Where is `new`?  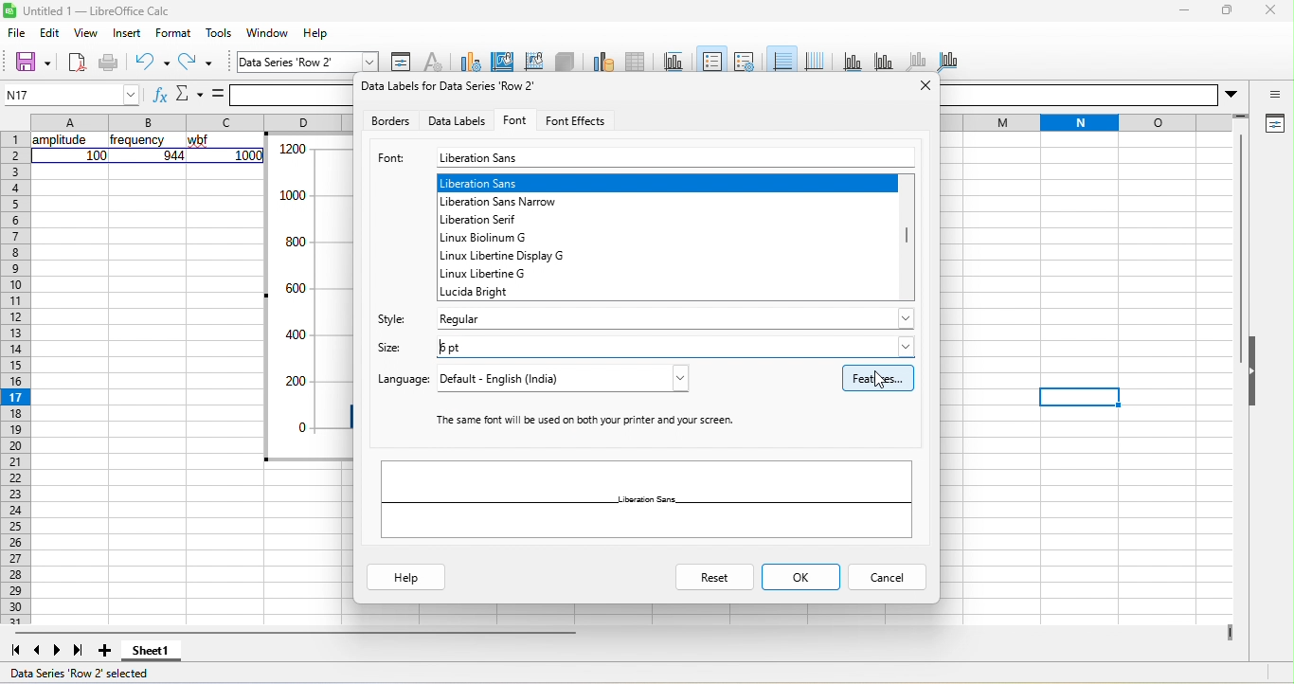 new is located at coordinates (76, 62).